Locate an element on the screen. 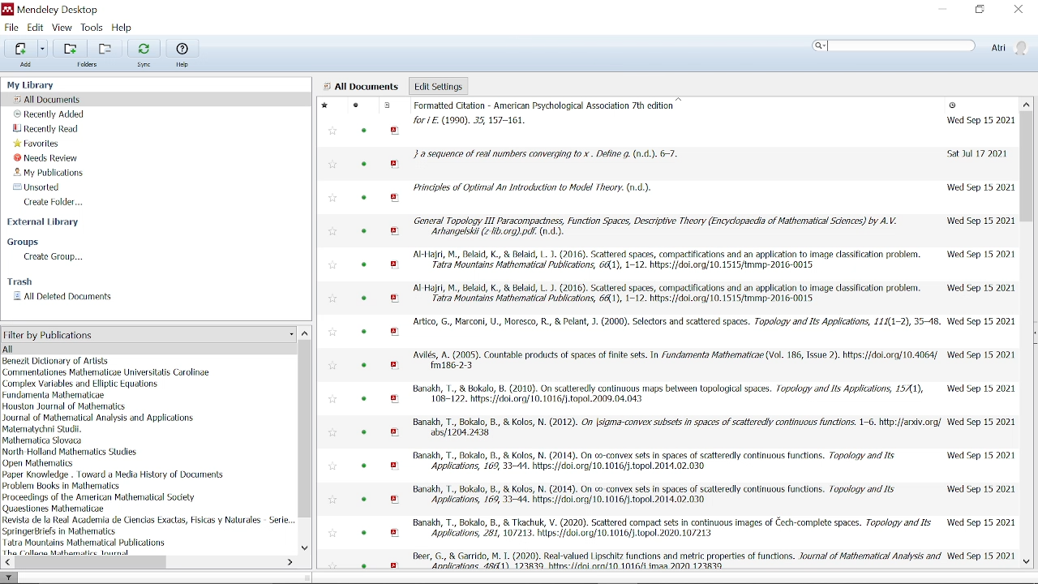 The height and width of the screenshot is (584, 1038). favourite is located at coordinates (331, 563).